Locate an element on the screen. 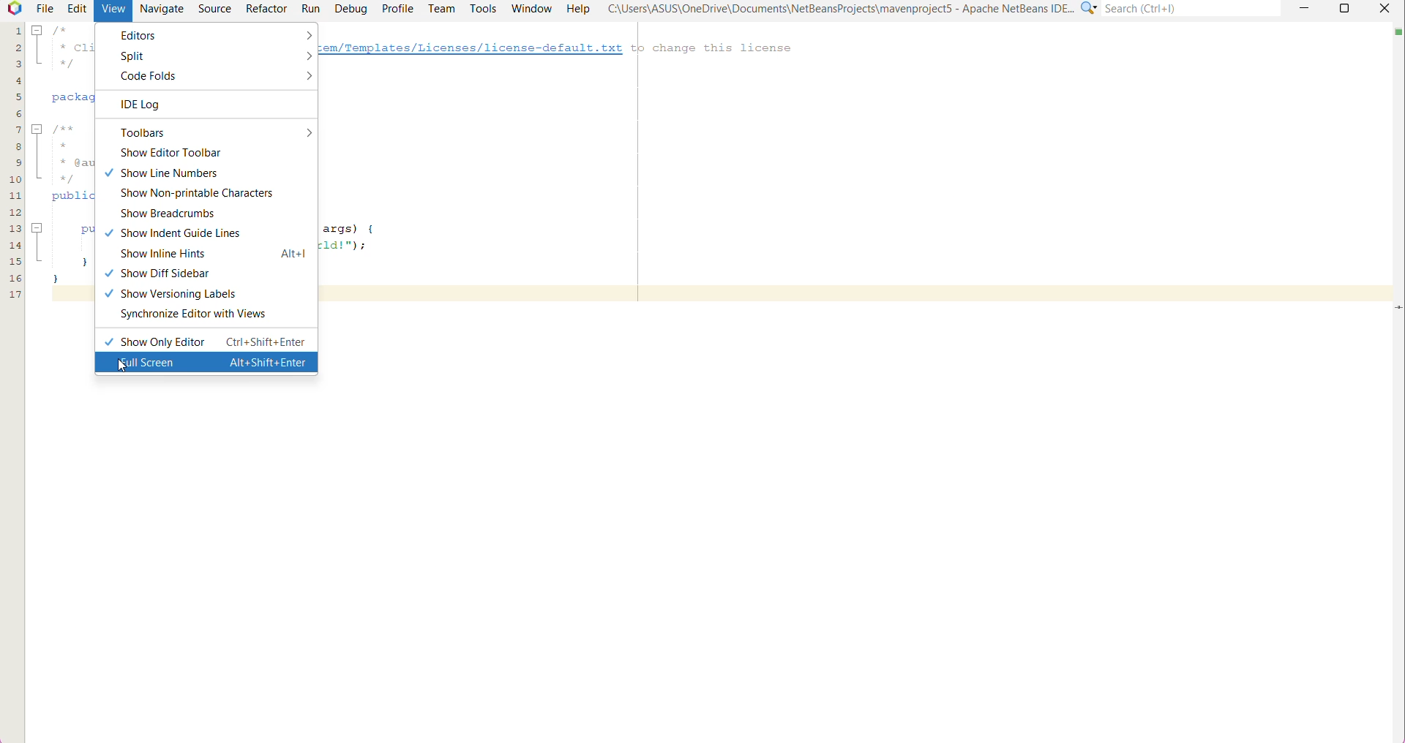 The image size is (1405, 743). Show Inline Hints is located at coordinates (207, 254).